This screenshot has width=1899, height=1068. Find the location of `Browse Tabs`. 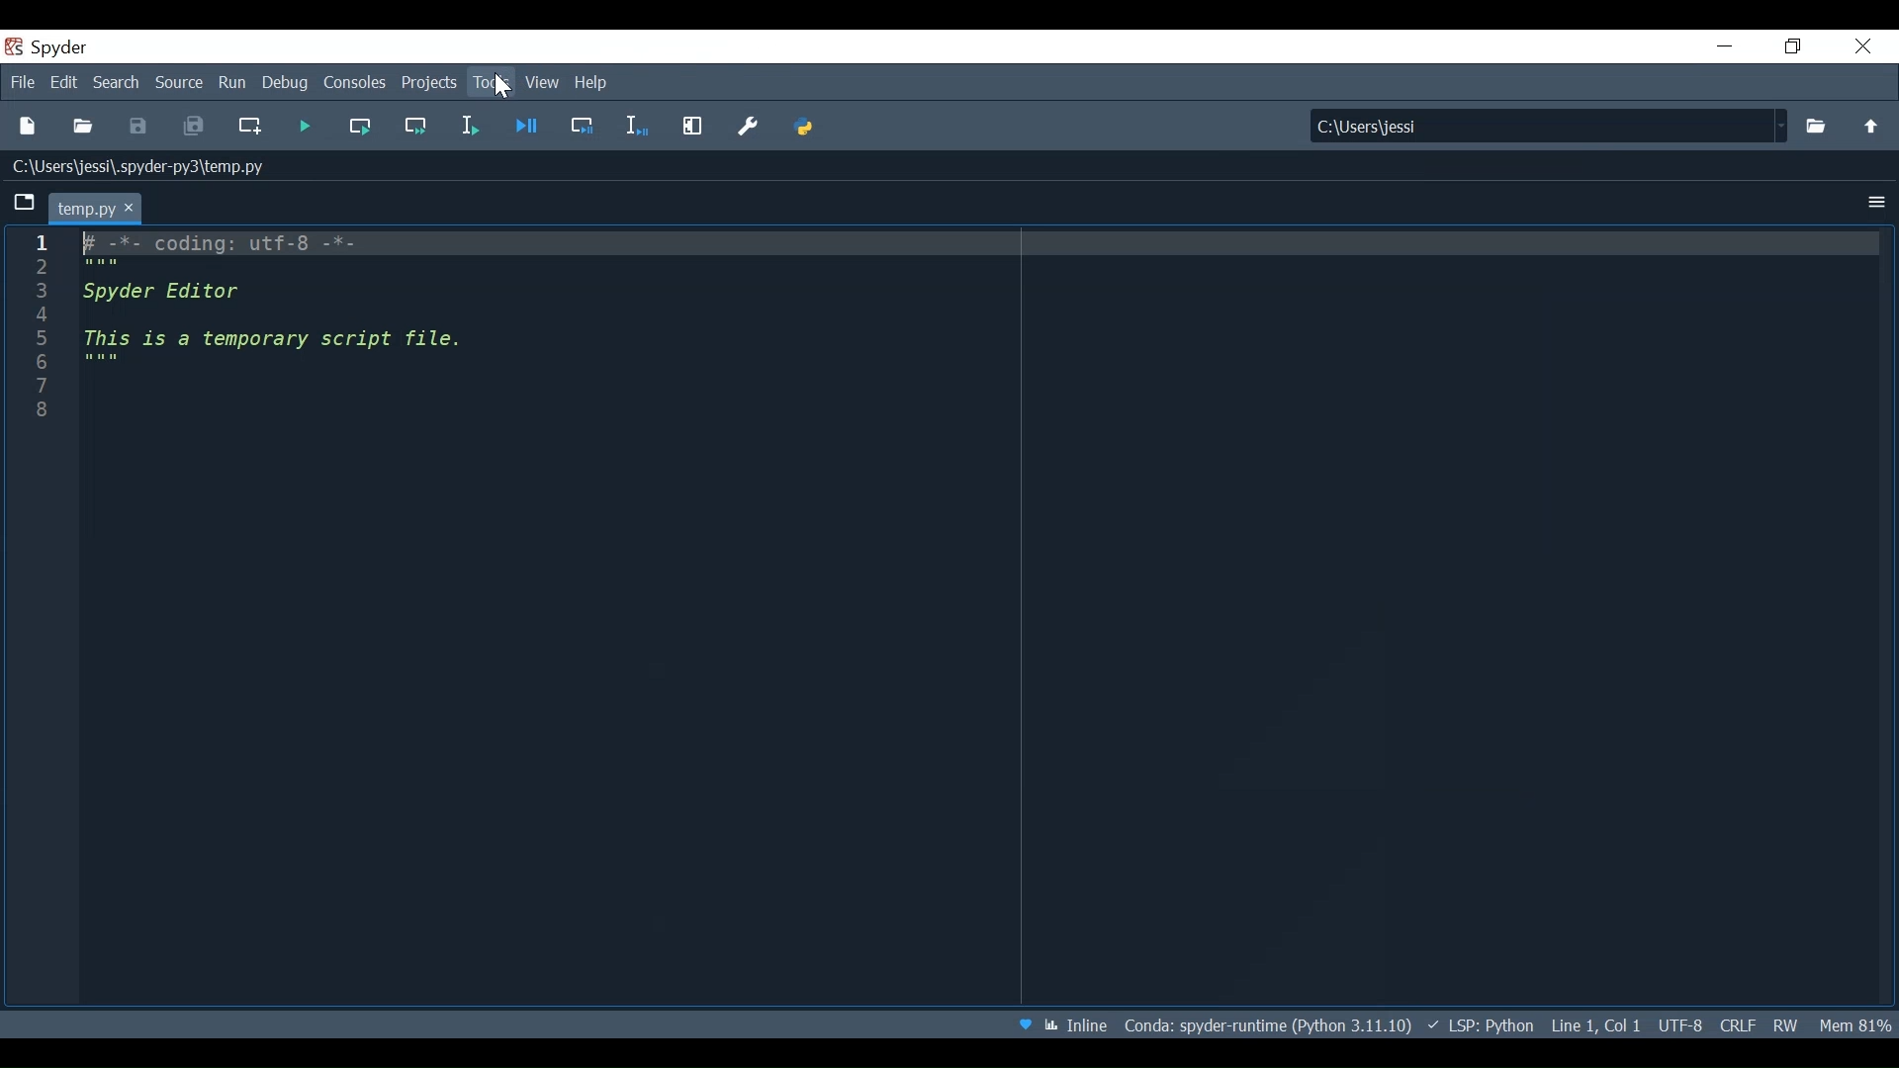

Browse Tabs is located at coordinates (26, 204).